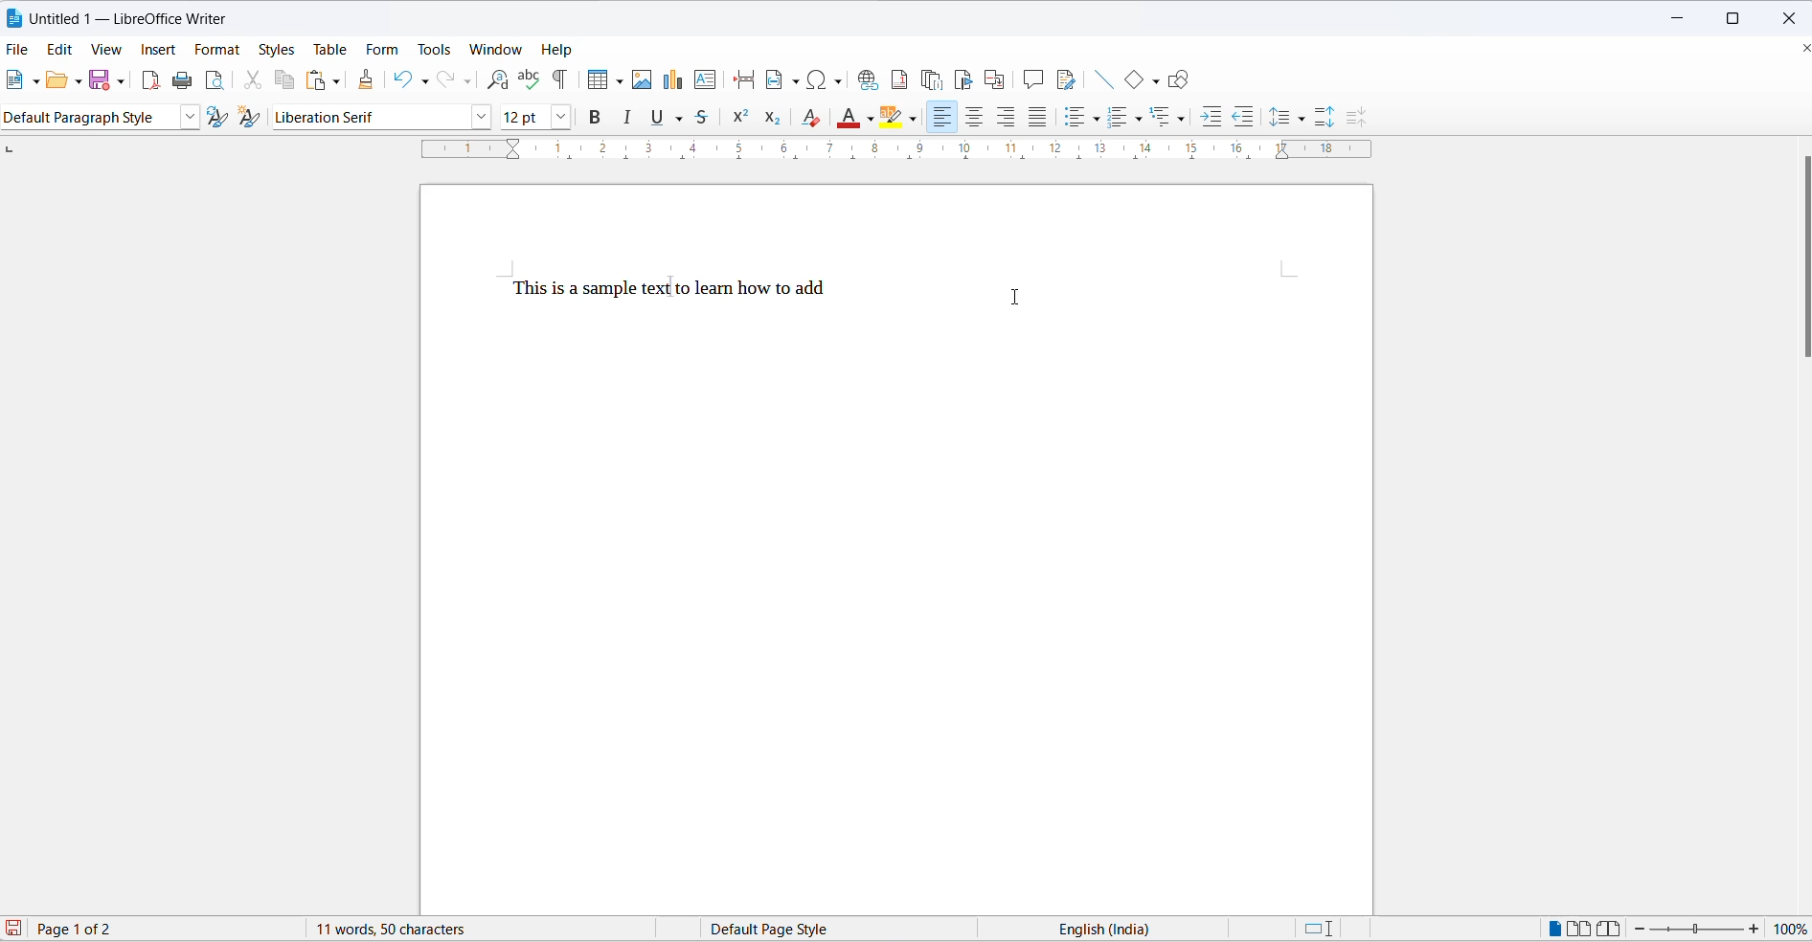  What do you see at coordinates (17, 50) in the screenshot?
I see `file` at bounding box center [17, 50].